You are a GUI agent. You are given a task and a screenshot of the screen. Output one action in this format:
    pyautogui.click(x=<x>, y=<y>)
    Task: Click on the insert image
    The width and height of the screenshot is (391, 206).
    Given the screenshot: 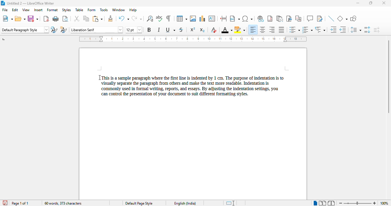 What is the action you would take?
    pyautogui.click(x=193, y=19)
    